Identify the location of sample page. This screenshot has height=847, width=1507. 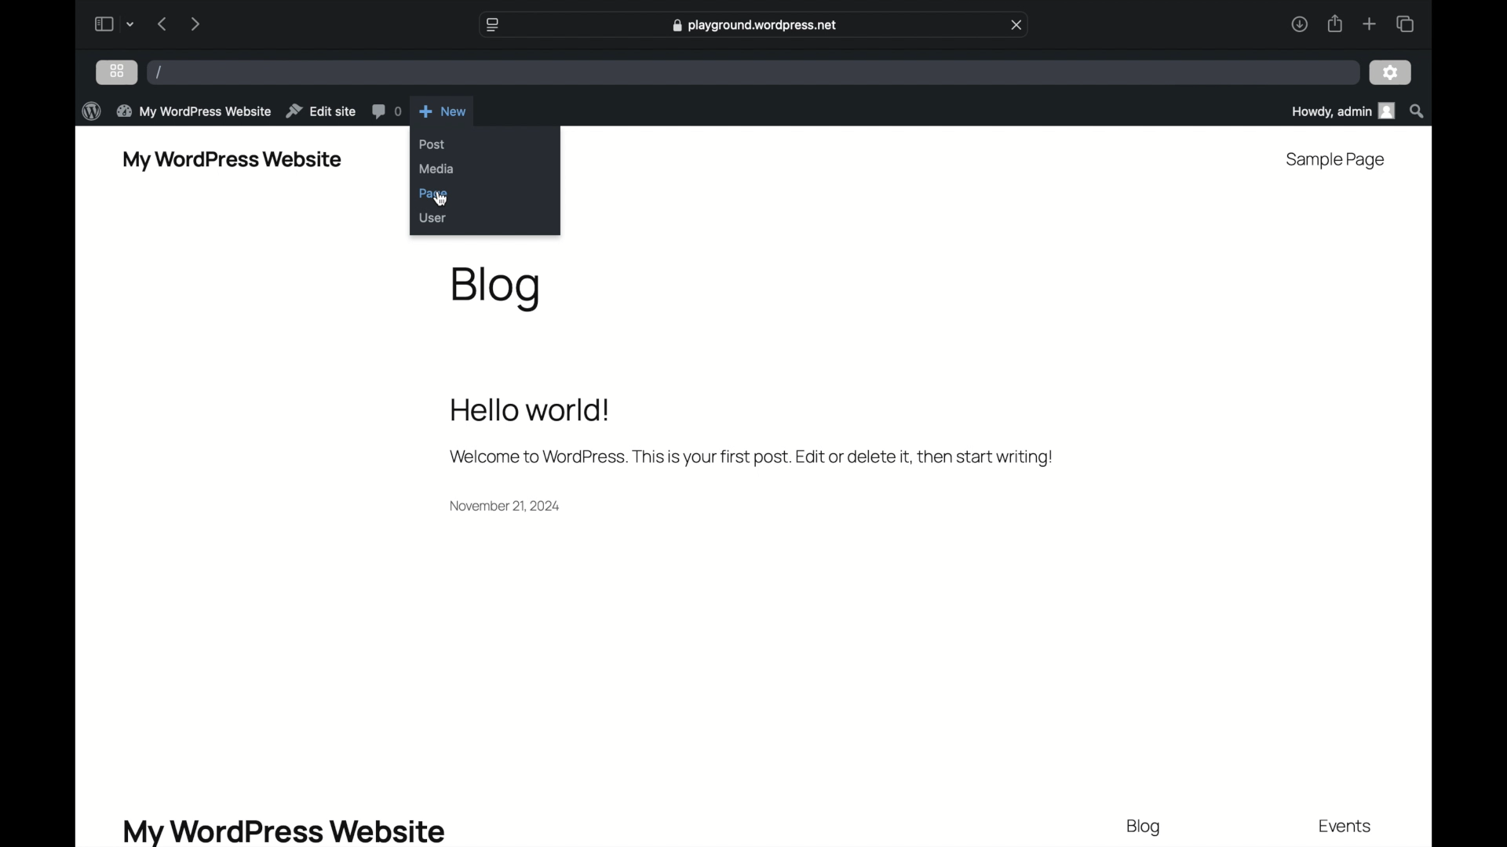
(1334, 159).